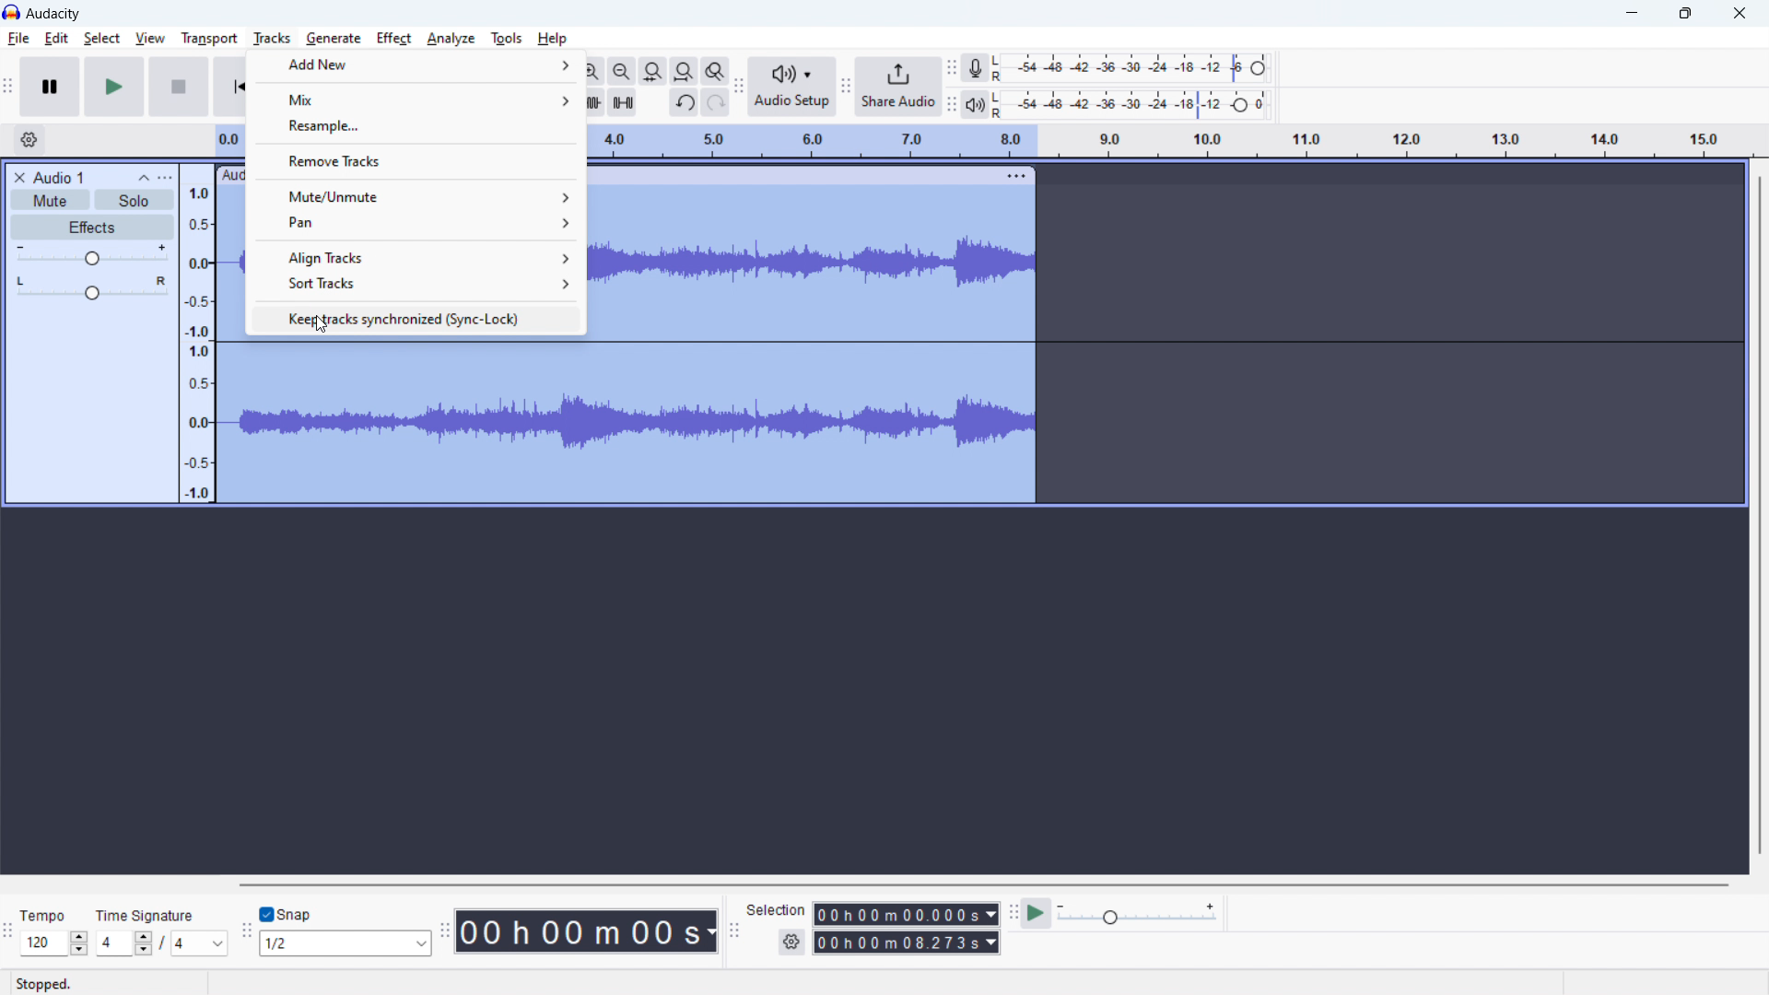  Describe the element at coordinates (409, 421) in the screenshot. I see `Track selected` at that location.